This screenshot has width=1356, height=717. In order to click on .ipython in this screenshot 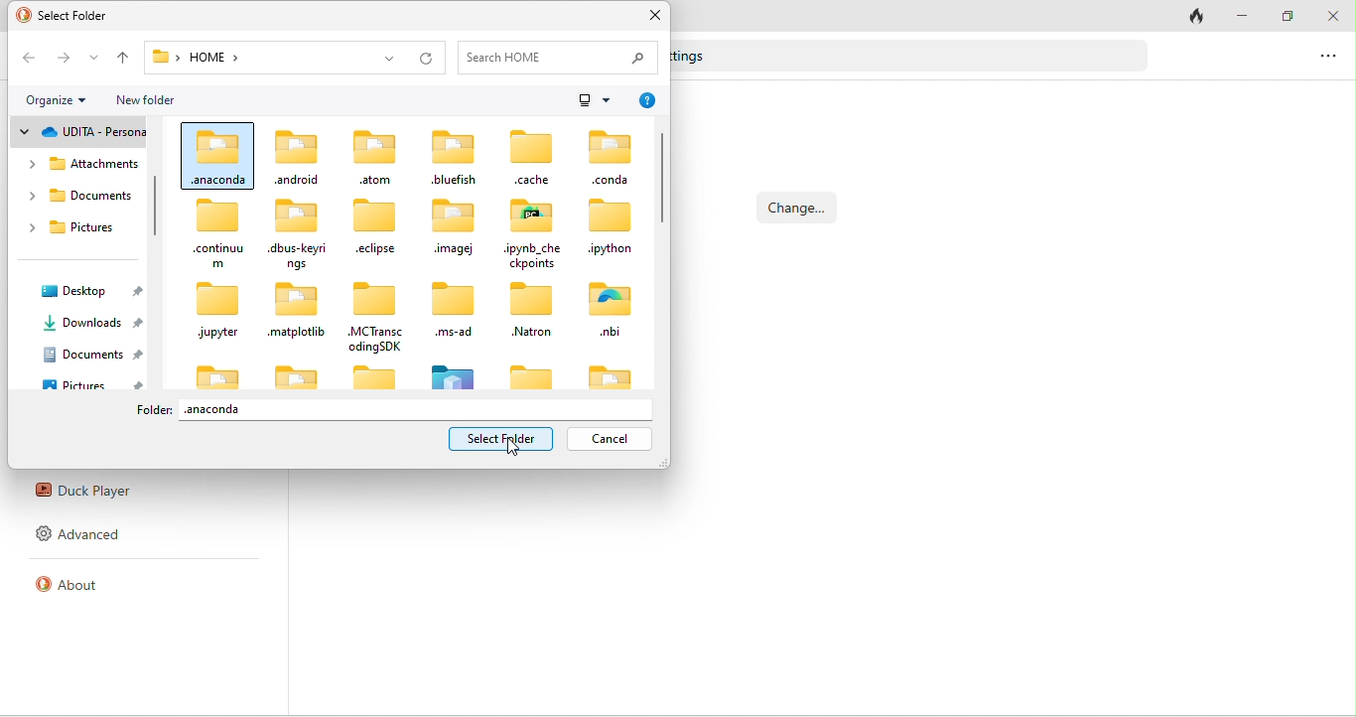, I will do `click(612, 227)`.